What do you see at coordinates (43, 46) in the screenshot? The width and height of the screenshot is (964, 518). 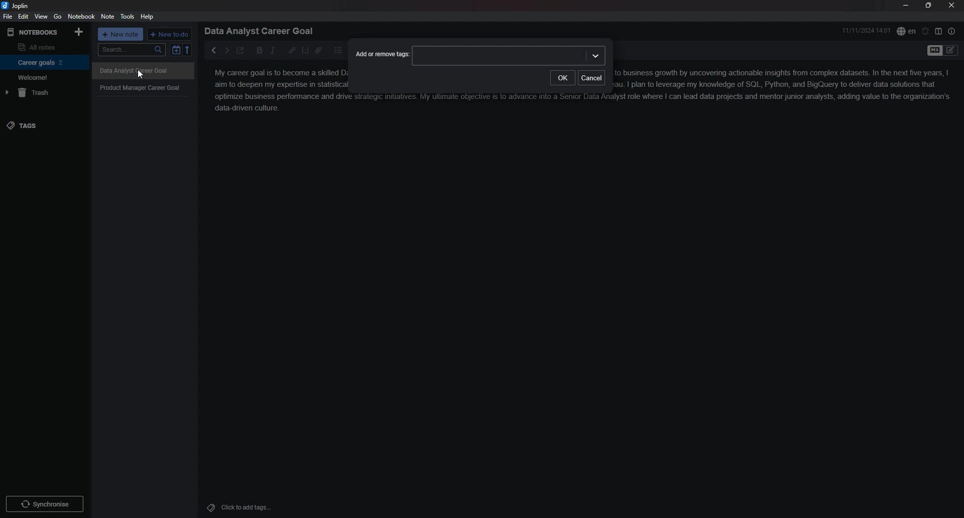 I see `all notes` at bounding box center [43, 46].